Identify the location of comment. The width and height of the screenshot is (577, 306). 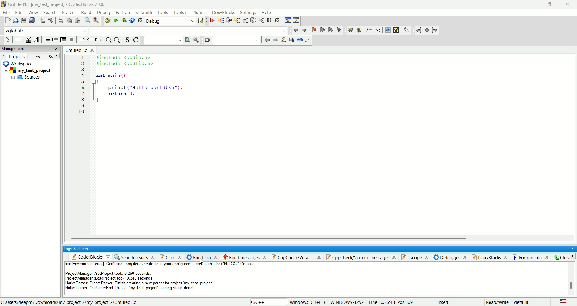
(374, 30).